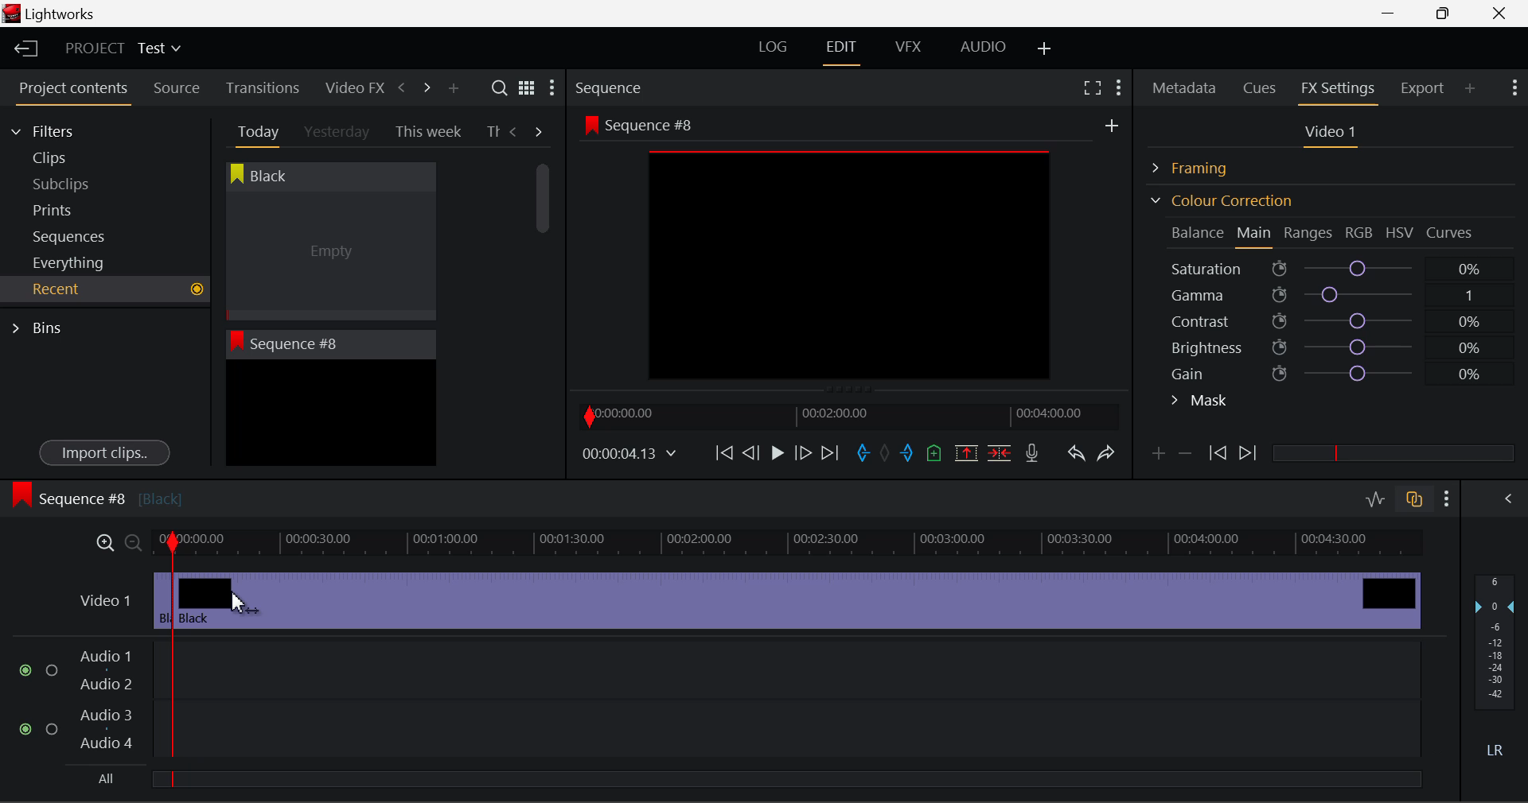 The image size is (1528, 803). Describe the element at coordinates (1425, 87) in the screenshot. I see `Export Panel` at that location.